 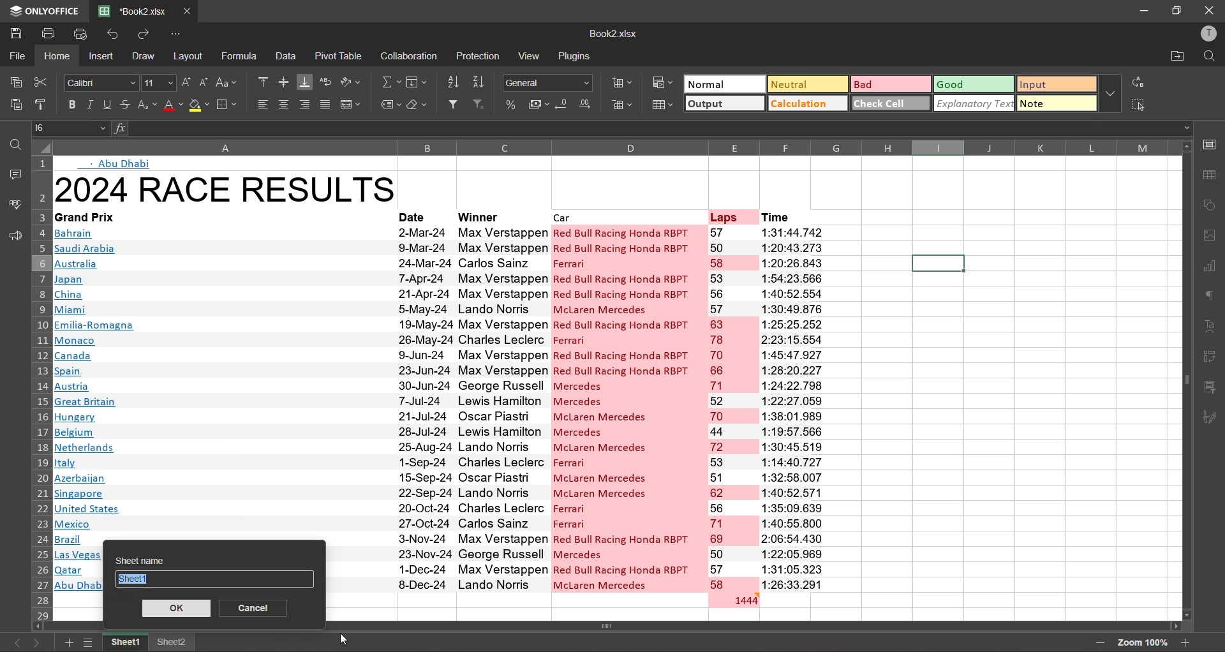 What do you see at coordinates (1057, 103) in the screenshot?
I see `note` at bounding box center [1057, 103].